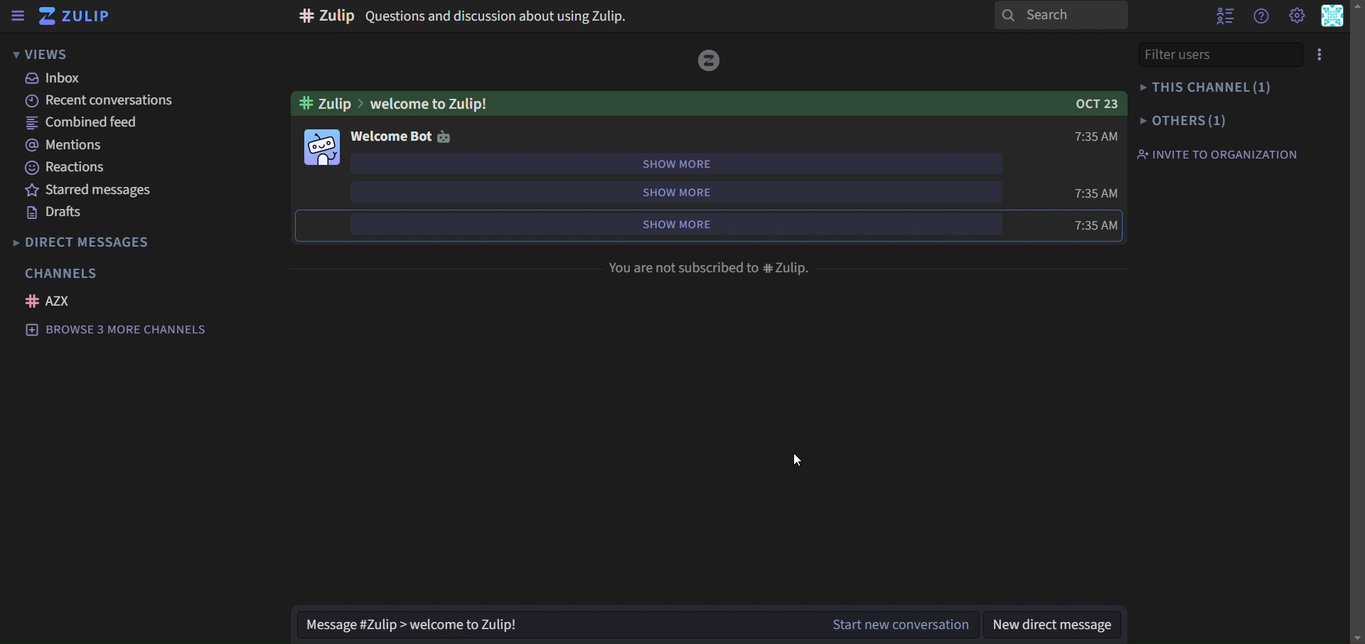 The width and height of the screenshot is (1365, 644). What do you see at coordinates (1322, 52) in the screenshot?
I see `menu` at bounding box center [1322, 52].